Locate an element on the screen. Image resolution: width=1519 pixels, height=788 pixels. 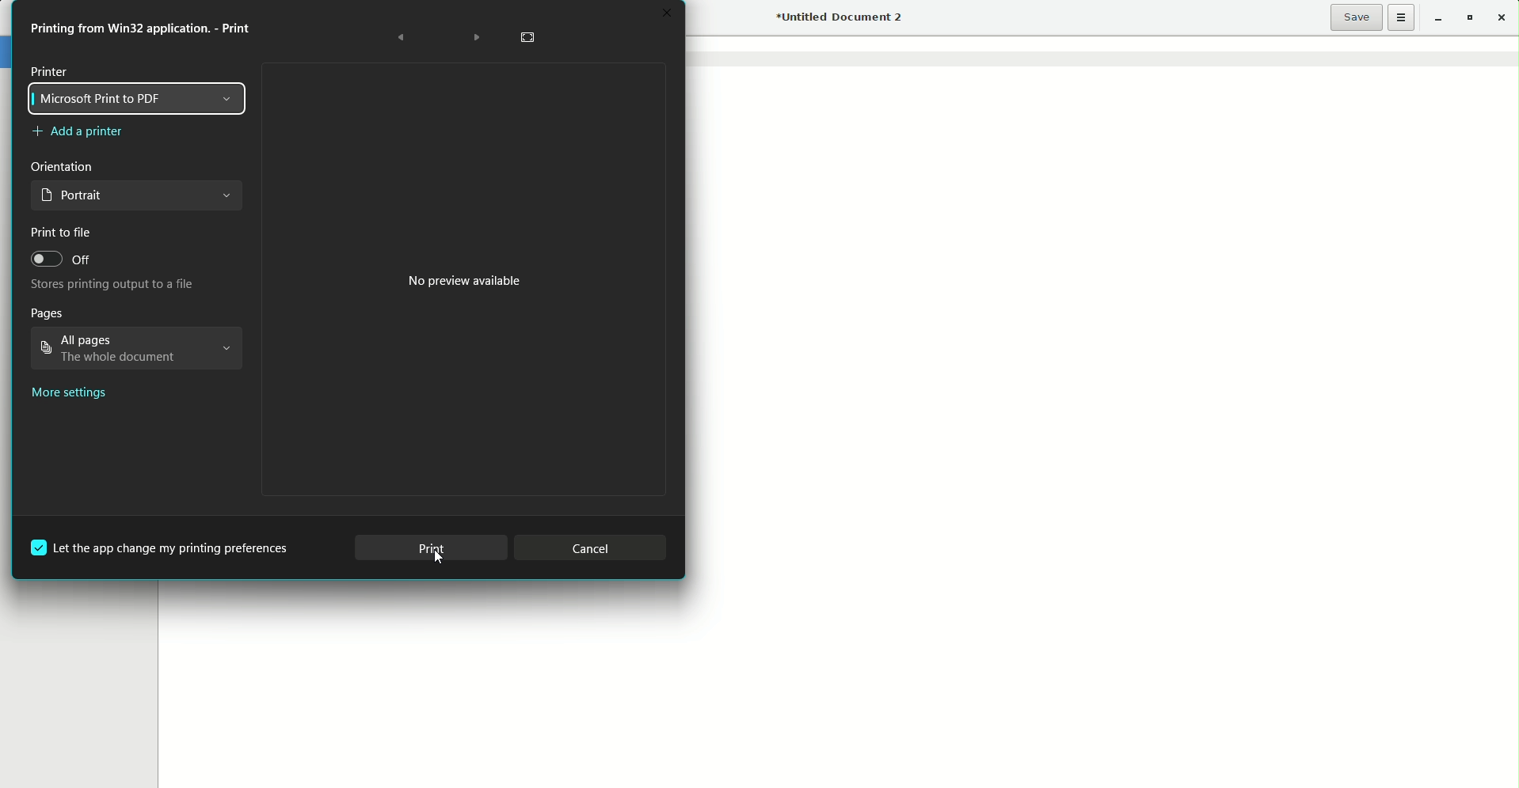
Cancel is located at coordinates (595, 544).